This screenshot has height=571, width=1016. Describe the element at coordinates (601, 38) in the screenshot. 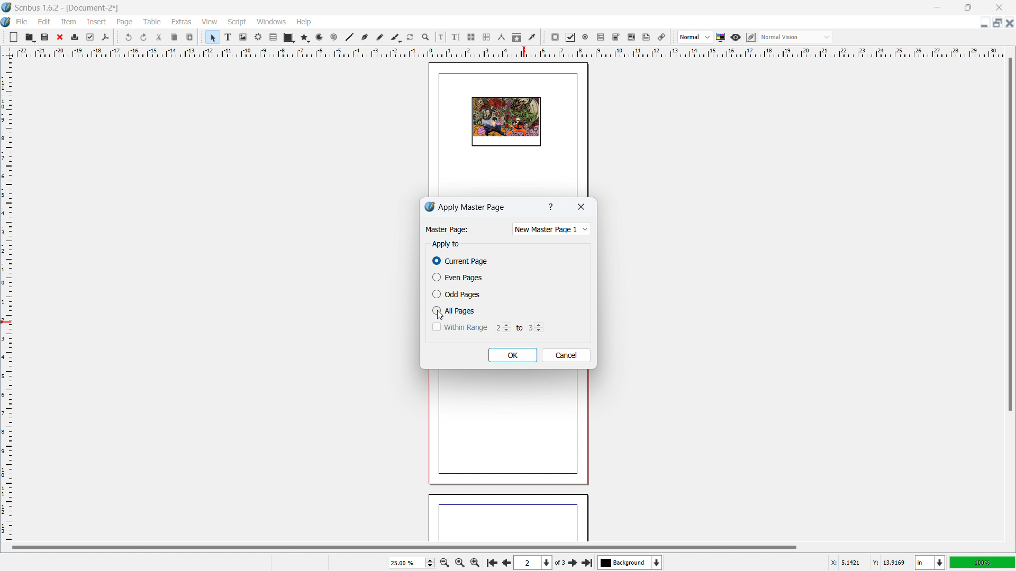

I see `pdf text field` at that location.